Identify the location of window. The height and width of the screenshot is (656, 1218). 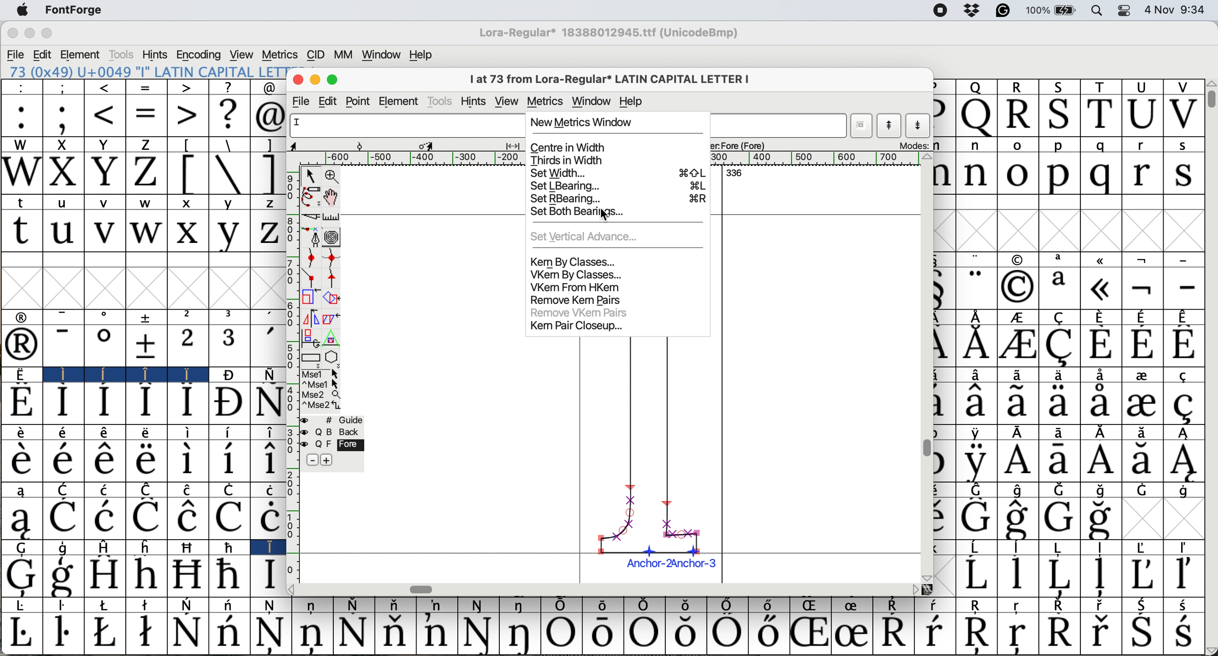
(382, 55).